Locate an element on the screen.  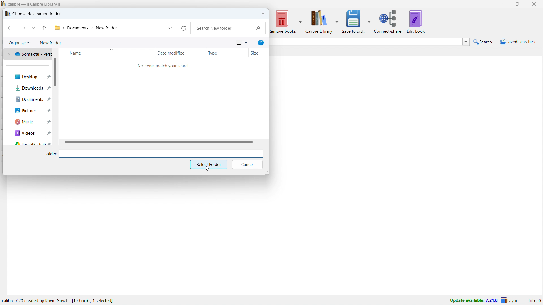
no items match your search is located at coordinates (164, 65).